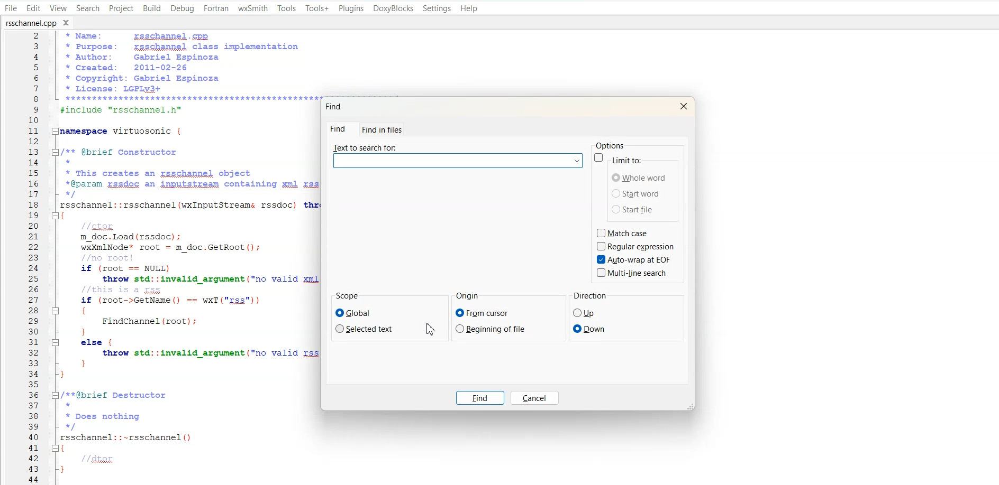  What do you see at coordinates (56, 152) in the screenshot?
I see `Collapse` at bounding box center [56, 152].